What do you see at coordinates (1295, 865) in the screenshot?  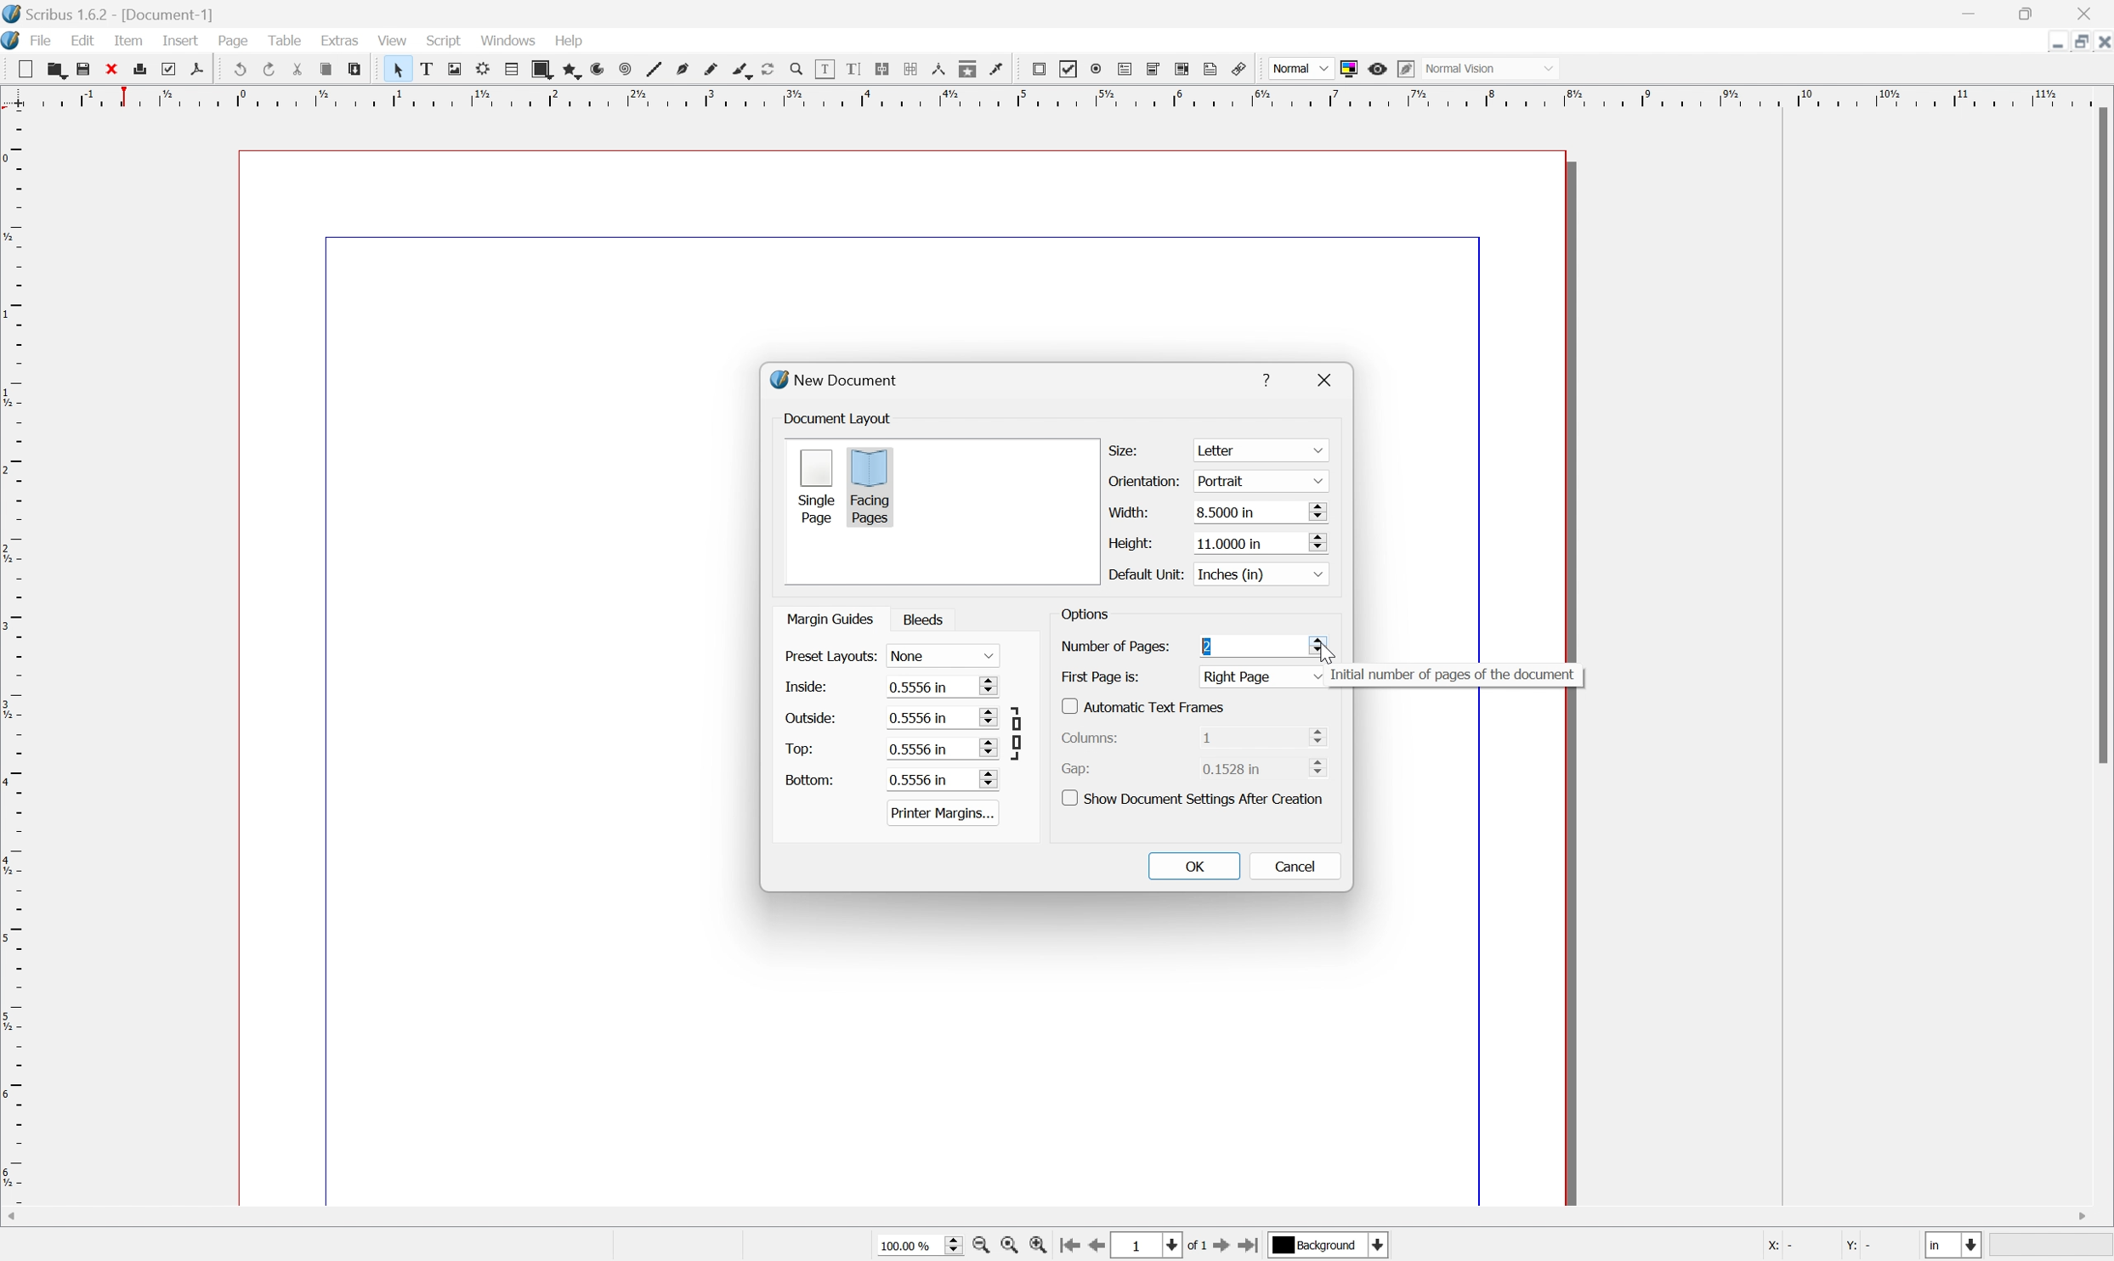 I see `cancel` at bounding box center [1295, 865].